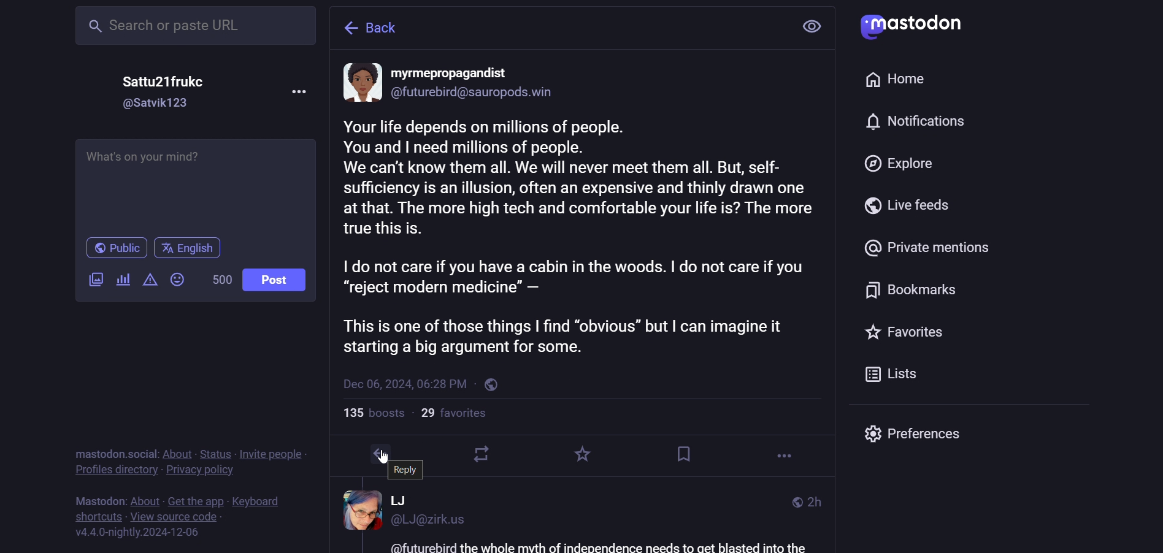 This screenshot has width=1163, height=553. Describe the element at coordinates (192, 26) in the screenshot. I see `search` at that location.